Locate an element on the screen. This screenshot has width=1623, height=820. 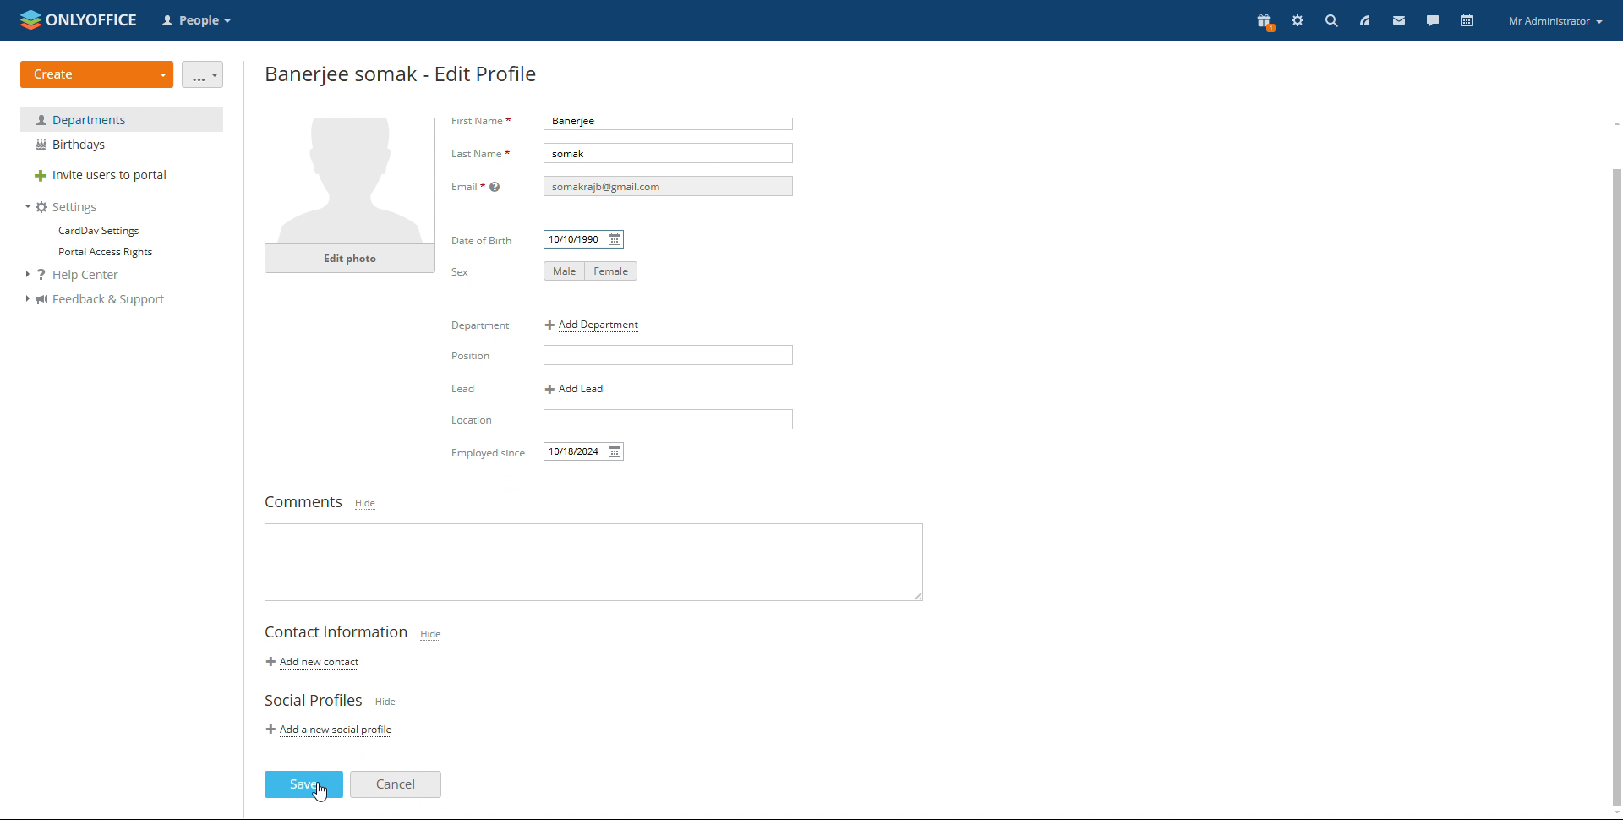
feed is located at coordinates (1363, 20).